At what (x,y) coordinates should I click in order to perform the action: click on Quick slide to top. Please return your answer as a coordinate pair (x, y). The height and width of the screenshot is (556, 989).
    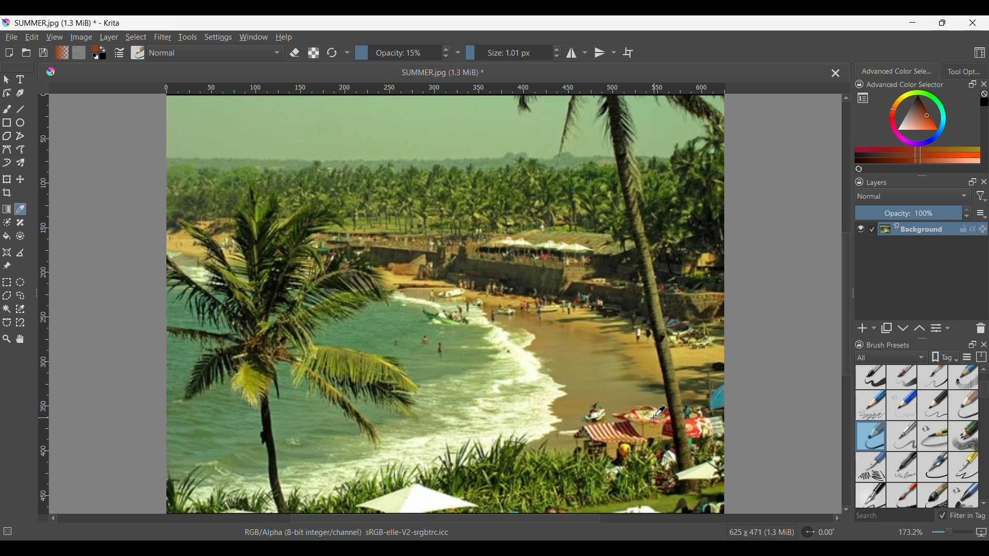
    Looking at the image, I should click on (983, 369).